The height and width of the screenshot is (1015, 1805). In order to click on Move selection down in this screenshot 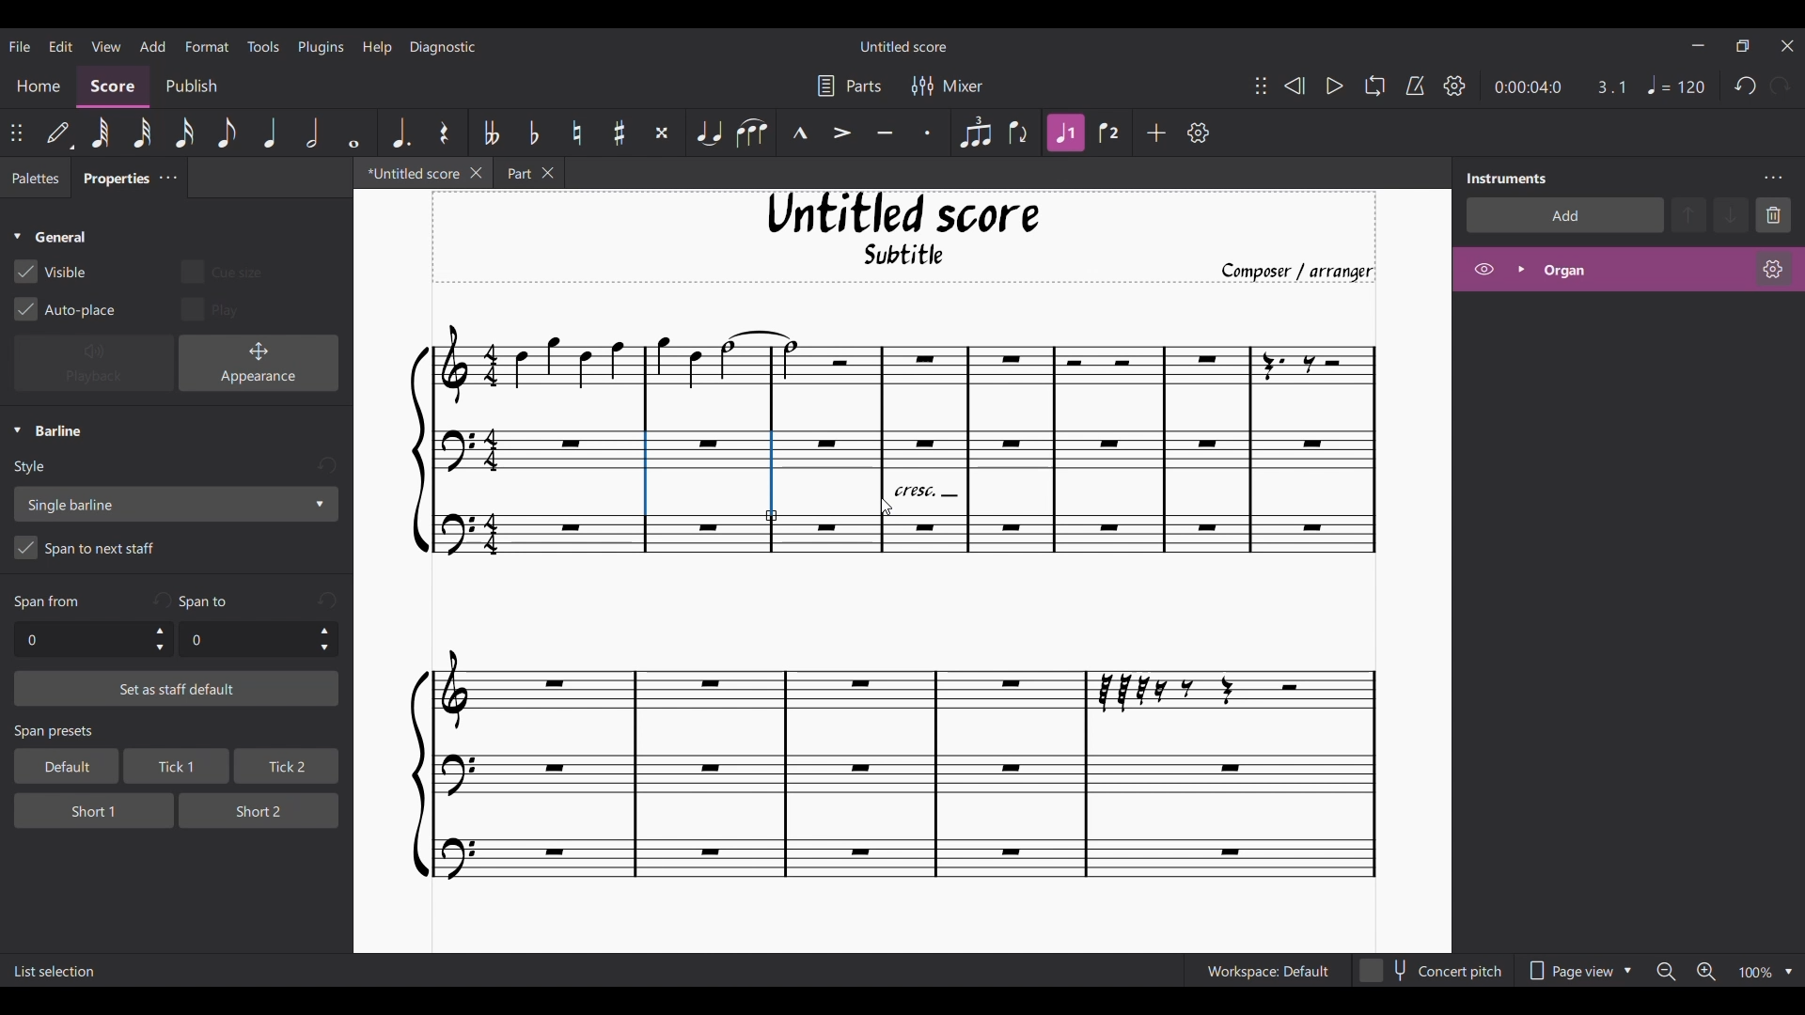, I will do `click(1733, 215)`.